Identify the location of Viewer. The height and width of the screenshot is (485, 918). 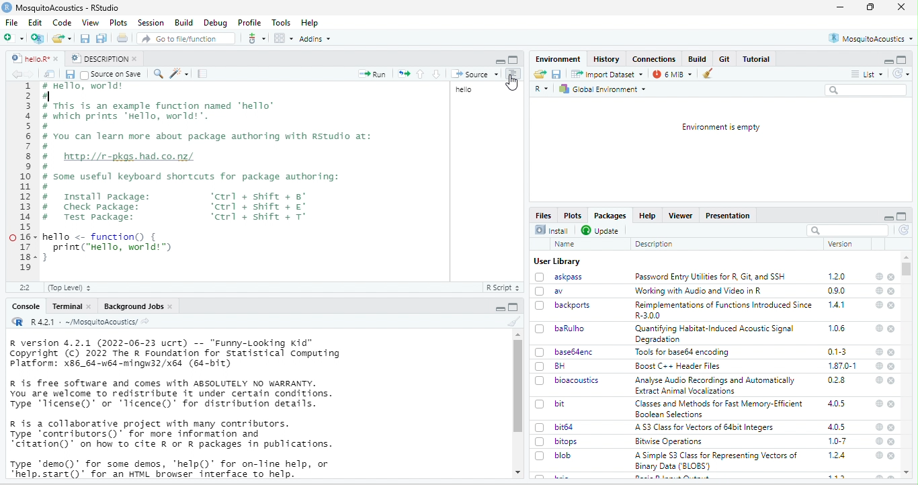
(682, 216).